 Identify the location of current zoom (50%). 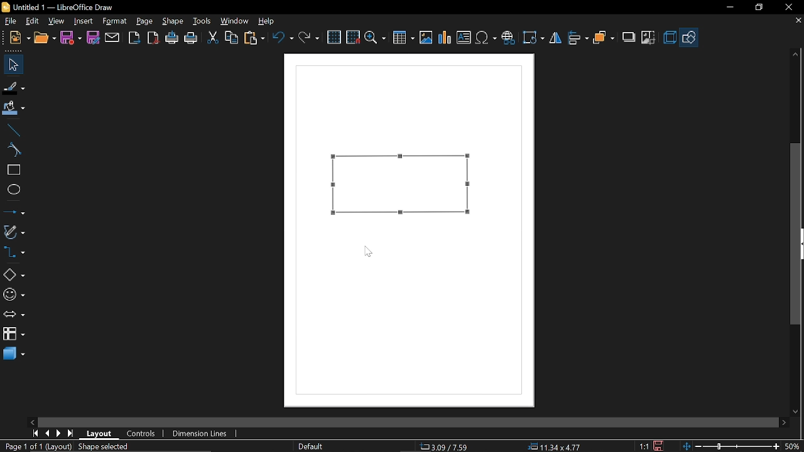
(793, 446).